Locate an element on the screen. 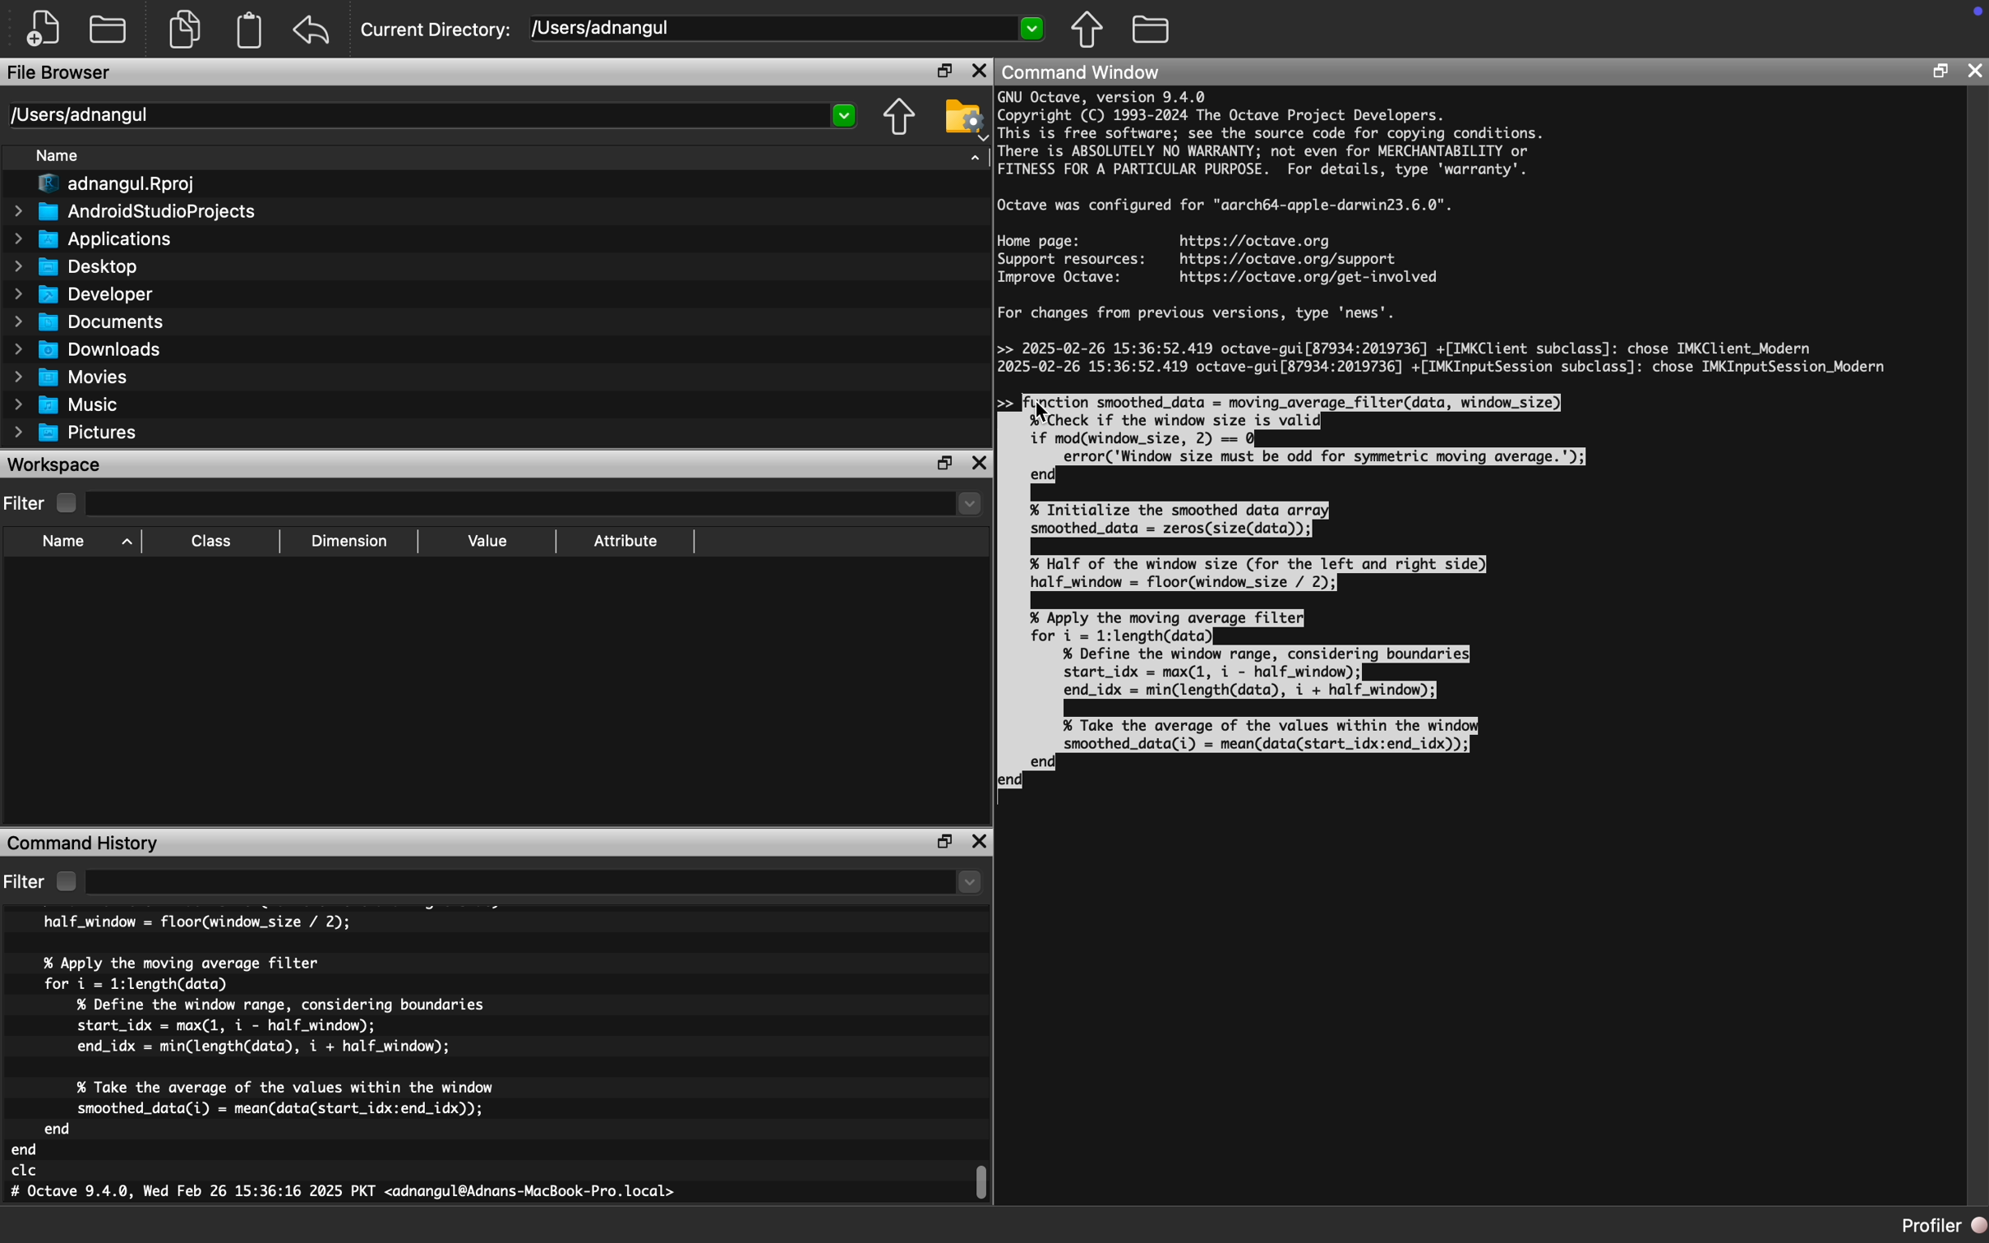 This screenshot has height=1243, width=1989. Attribute is located at coordinates (626, 542).